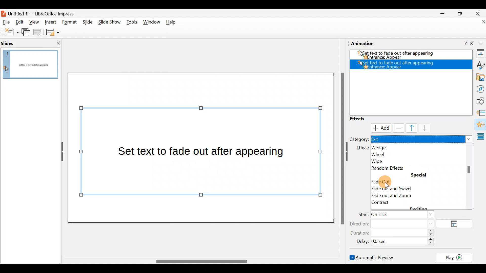 Image resolution: width=486 pixels, height=273 pixels. What do you see at coordinates (442, 15) in the screenshot?
I see `Minimise` at bounding box center [442, 15].